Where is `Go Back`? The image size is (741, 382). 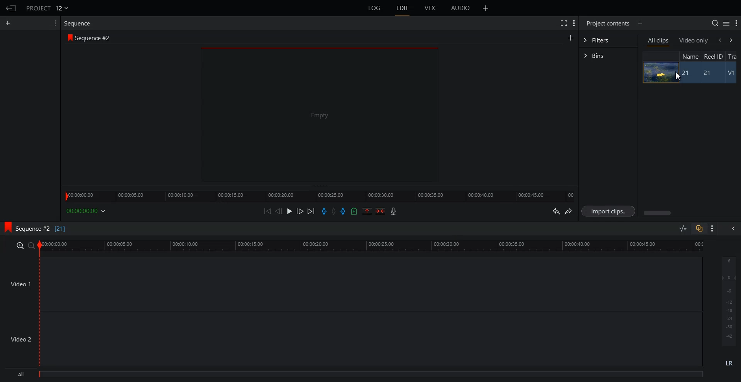 Go Back is located at coordinates (11, 8).